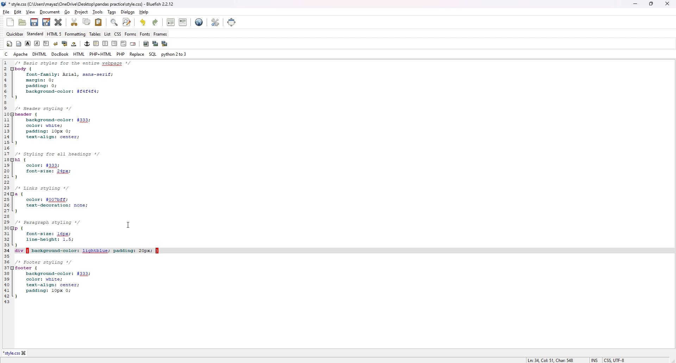 Image resolution: width=676 pixels, height=363 pixels. Describe the element at coordinates (64, 43) in the screenshot. I see `break and clear` at that location.